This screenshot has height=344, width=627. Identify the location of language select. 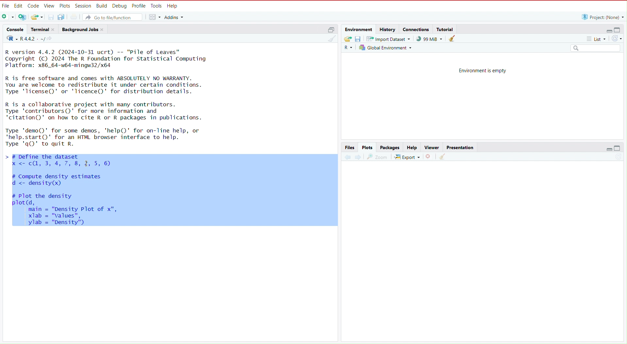
(348, 49).